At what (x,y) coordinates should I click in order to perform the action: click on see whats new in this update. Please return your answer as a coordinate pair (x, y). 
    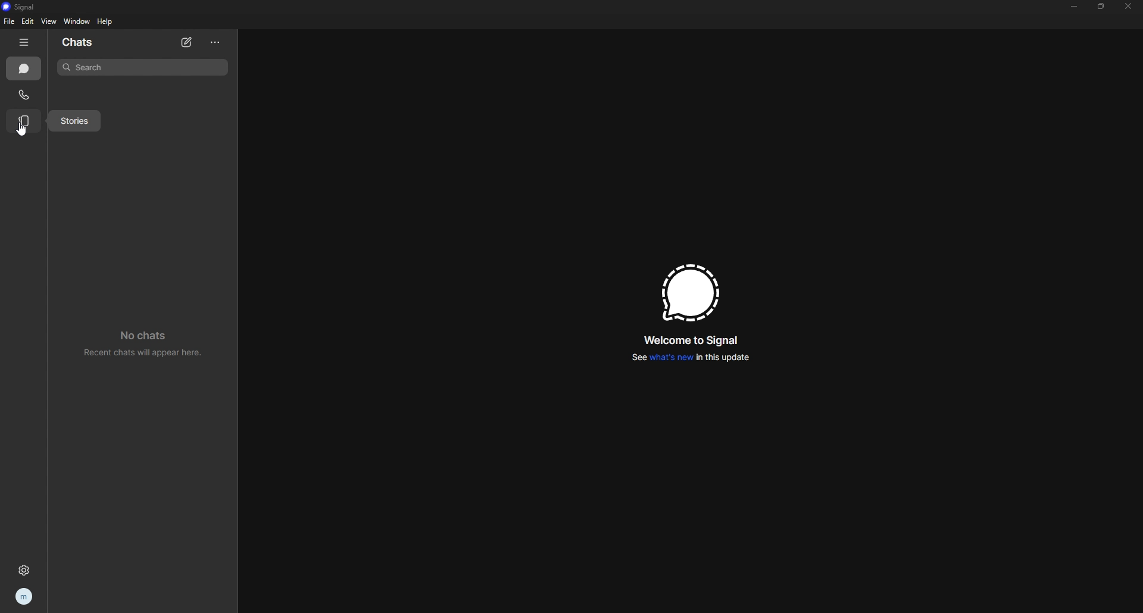
    Looking at the image, I should click on (693, 358).